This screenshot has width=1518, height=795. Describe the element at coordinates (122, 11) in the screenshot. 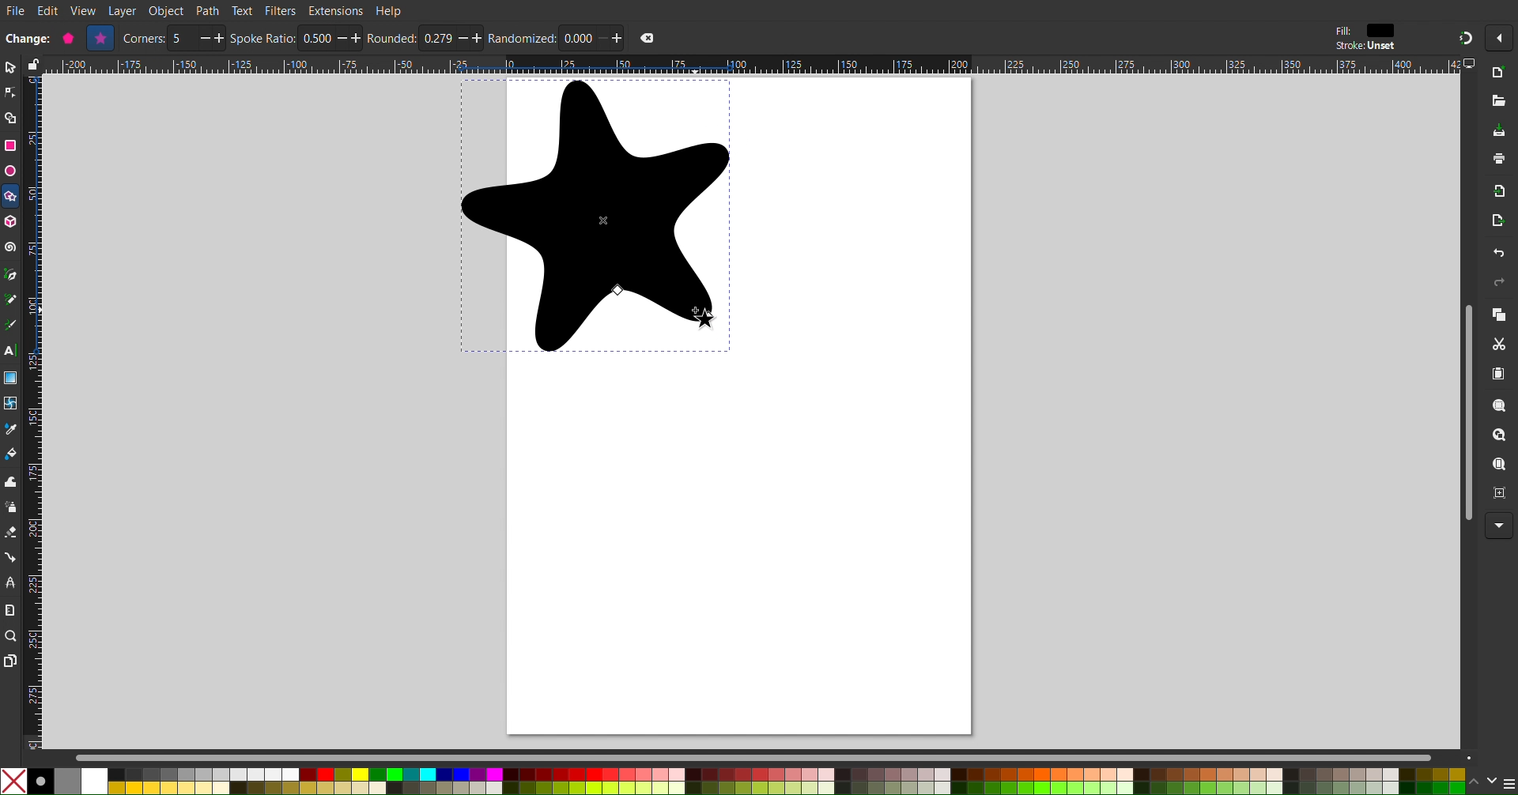

I see `Layer` at that location.